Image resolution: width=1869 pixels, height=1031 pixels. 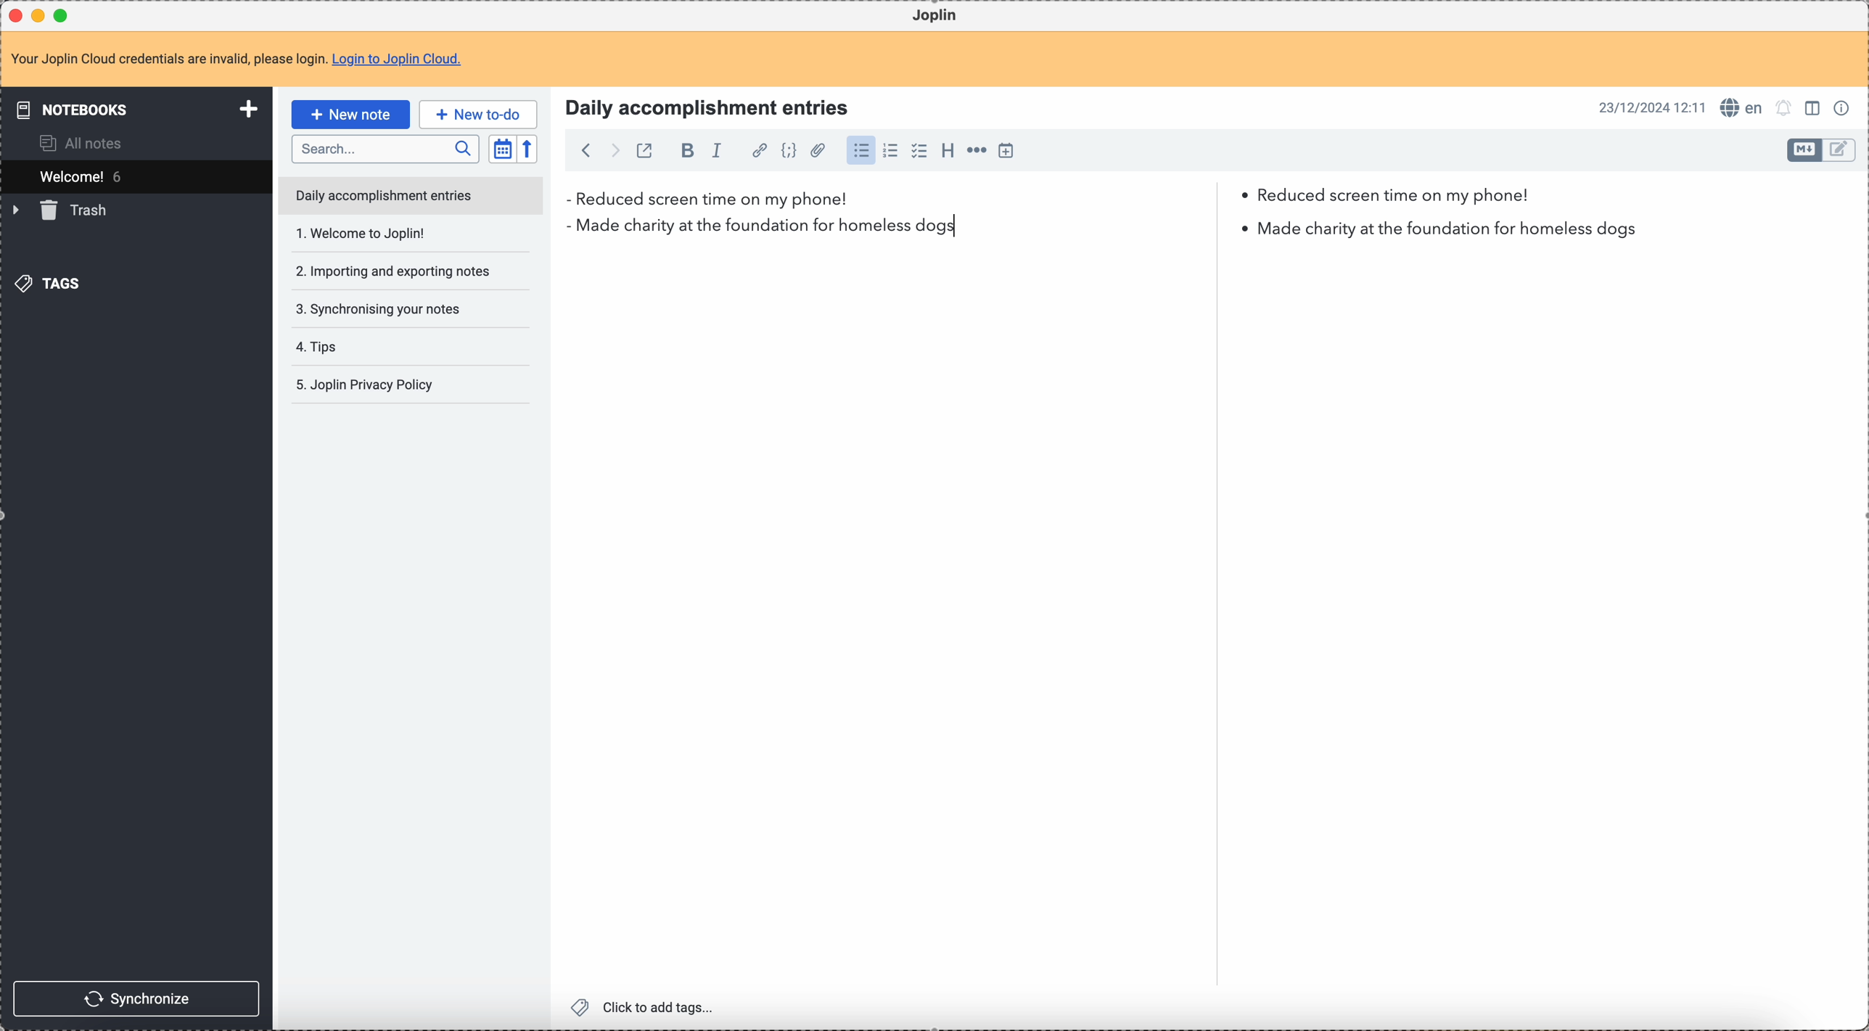 I want to click on synchronising your notes, so click(x=385, y=271).